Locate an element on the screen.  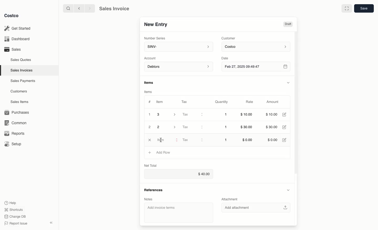
Amount is located at coordinates (272, 102).